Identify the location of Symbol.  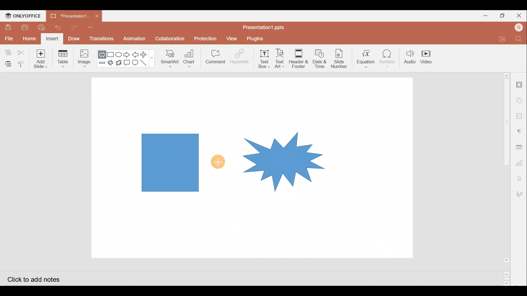
(389, 58).